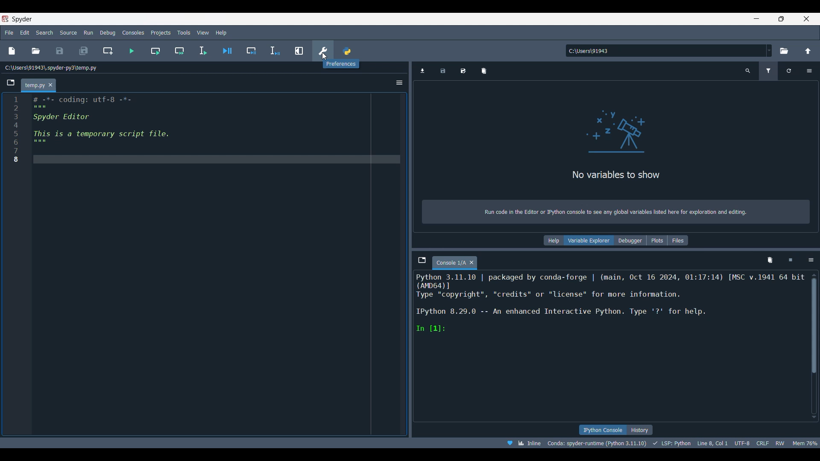 This screenshot has height=461, width=820. I want to click on Variable explorer, so click(589, 240).